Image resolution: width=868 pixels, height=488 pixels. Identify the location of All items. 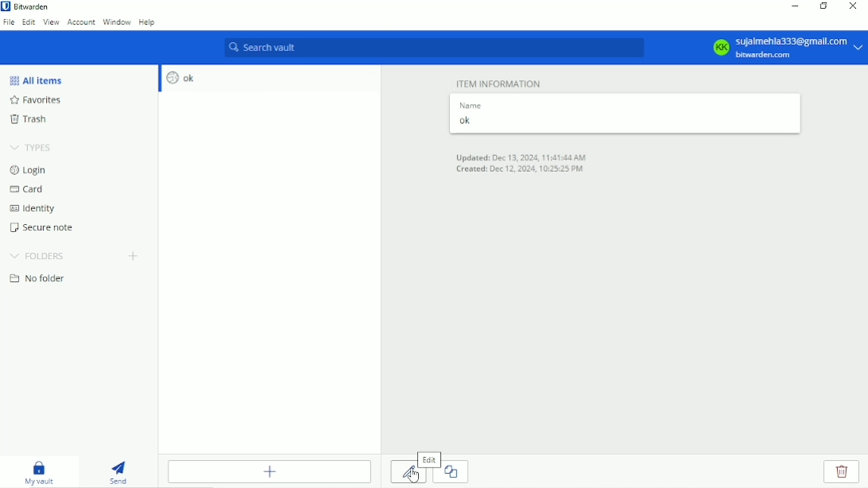
(35, 80).